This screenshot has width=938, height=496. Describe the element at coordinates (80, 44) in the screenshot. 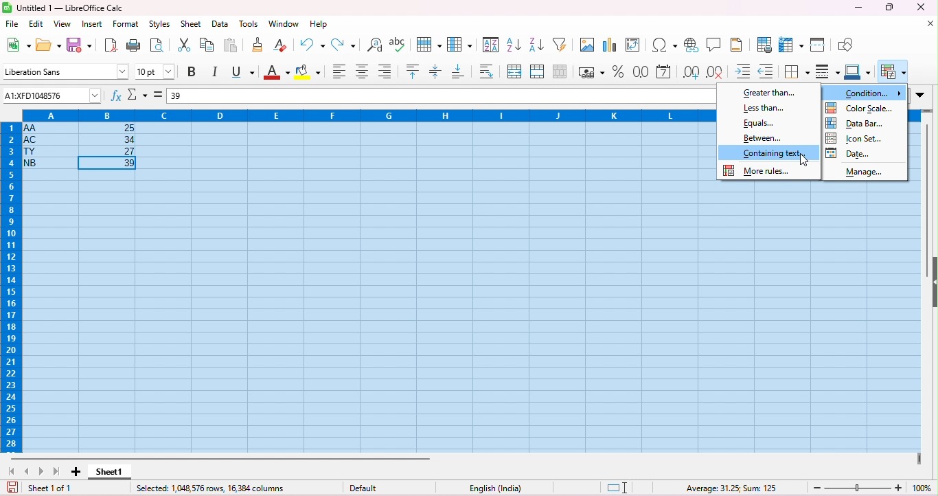

I see `save` at that location.